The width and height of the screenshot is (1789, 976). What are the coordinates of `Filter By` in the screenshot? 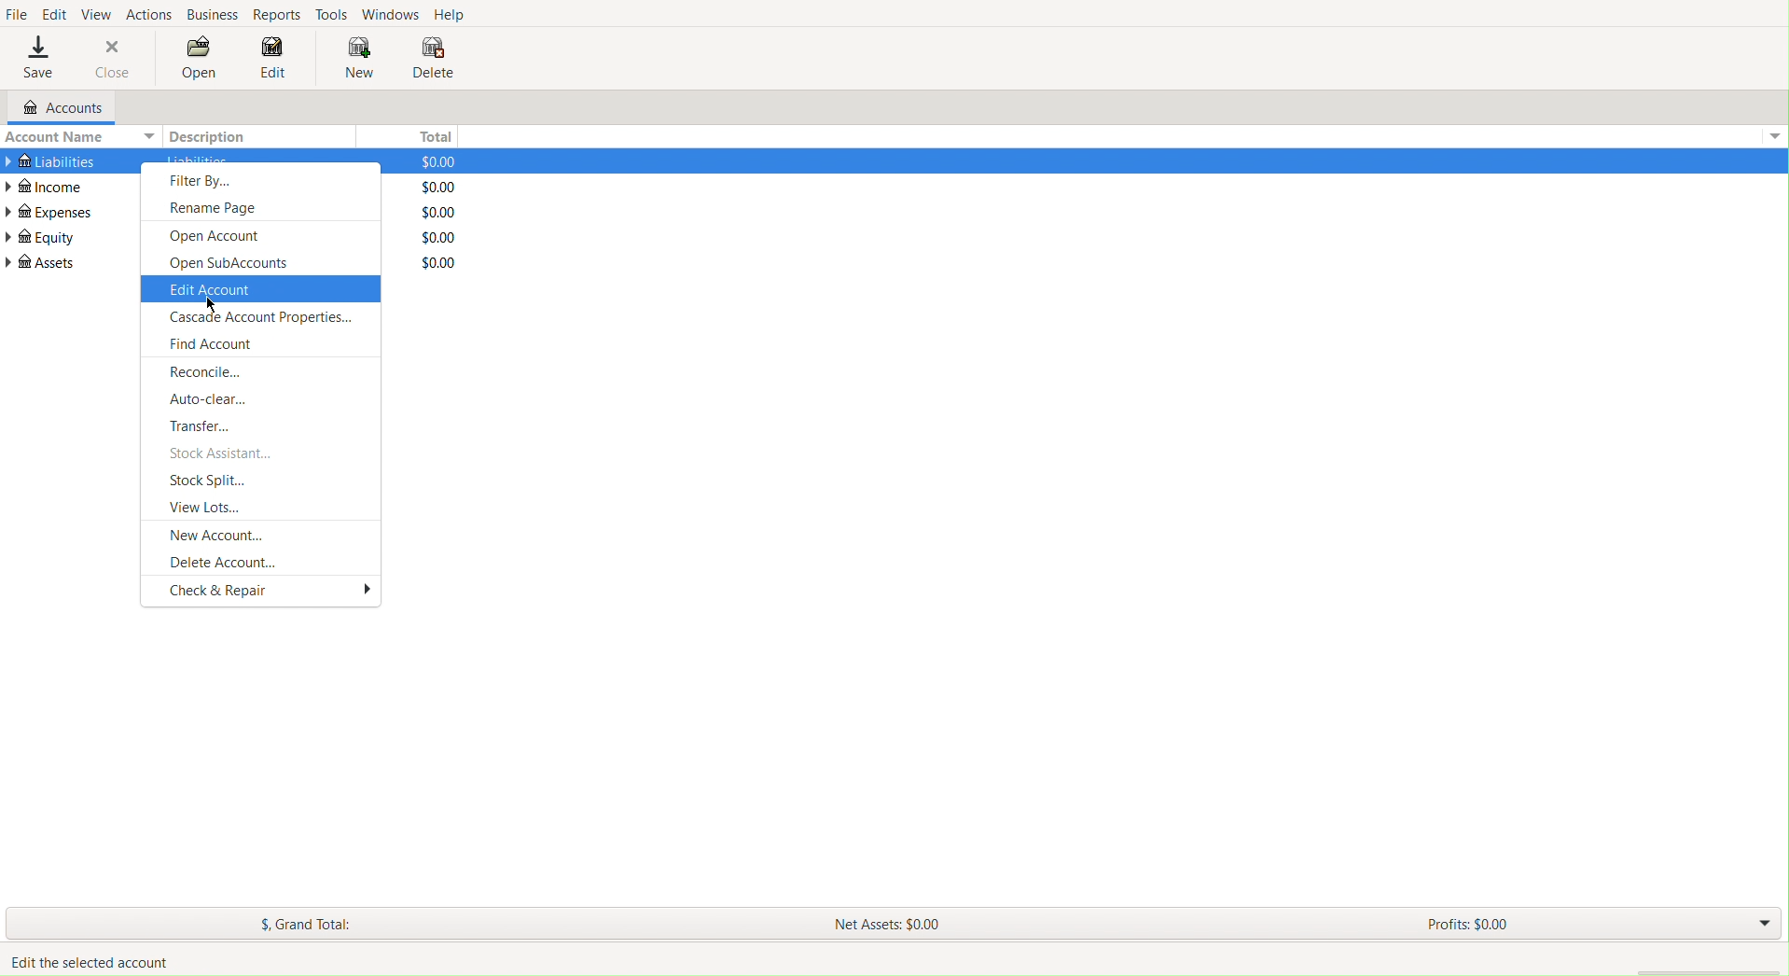 It's located at (204, 181).